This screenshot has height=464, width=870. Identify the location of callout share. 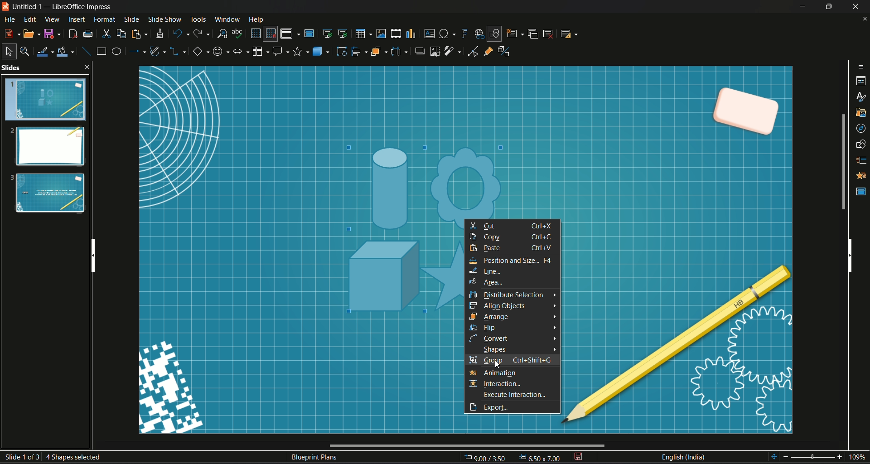
(280, 51).